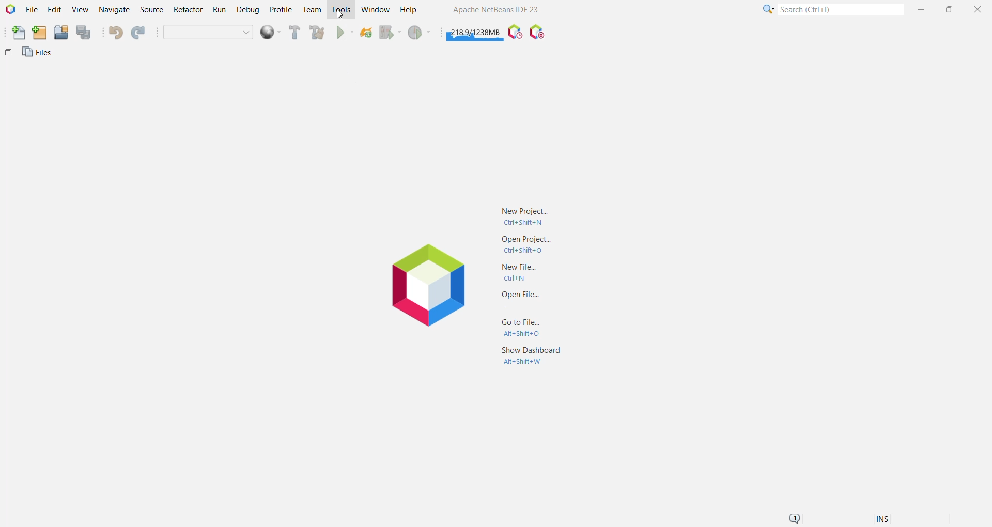 This screenshot has width=992, height=527. Describe the element at coordinates (209, 33) in the screenshot. I see `Set Project Configuration` at that location.